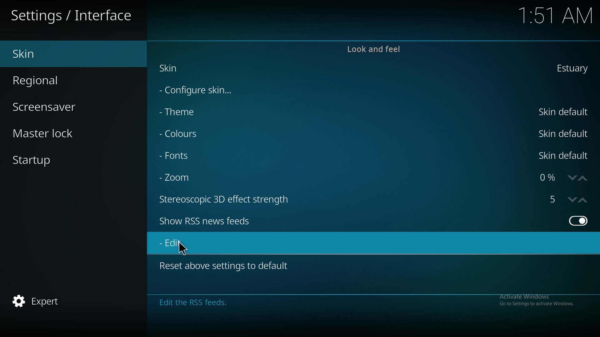 This screenshot has height=337, width=600. What do you see at coordinates (577, 221) in the screenshot?
I see `show rss feeds` at bounding box center [577, 221].